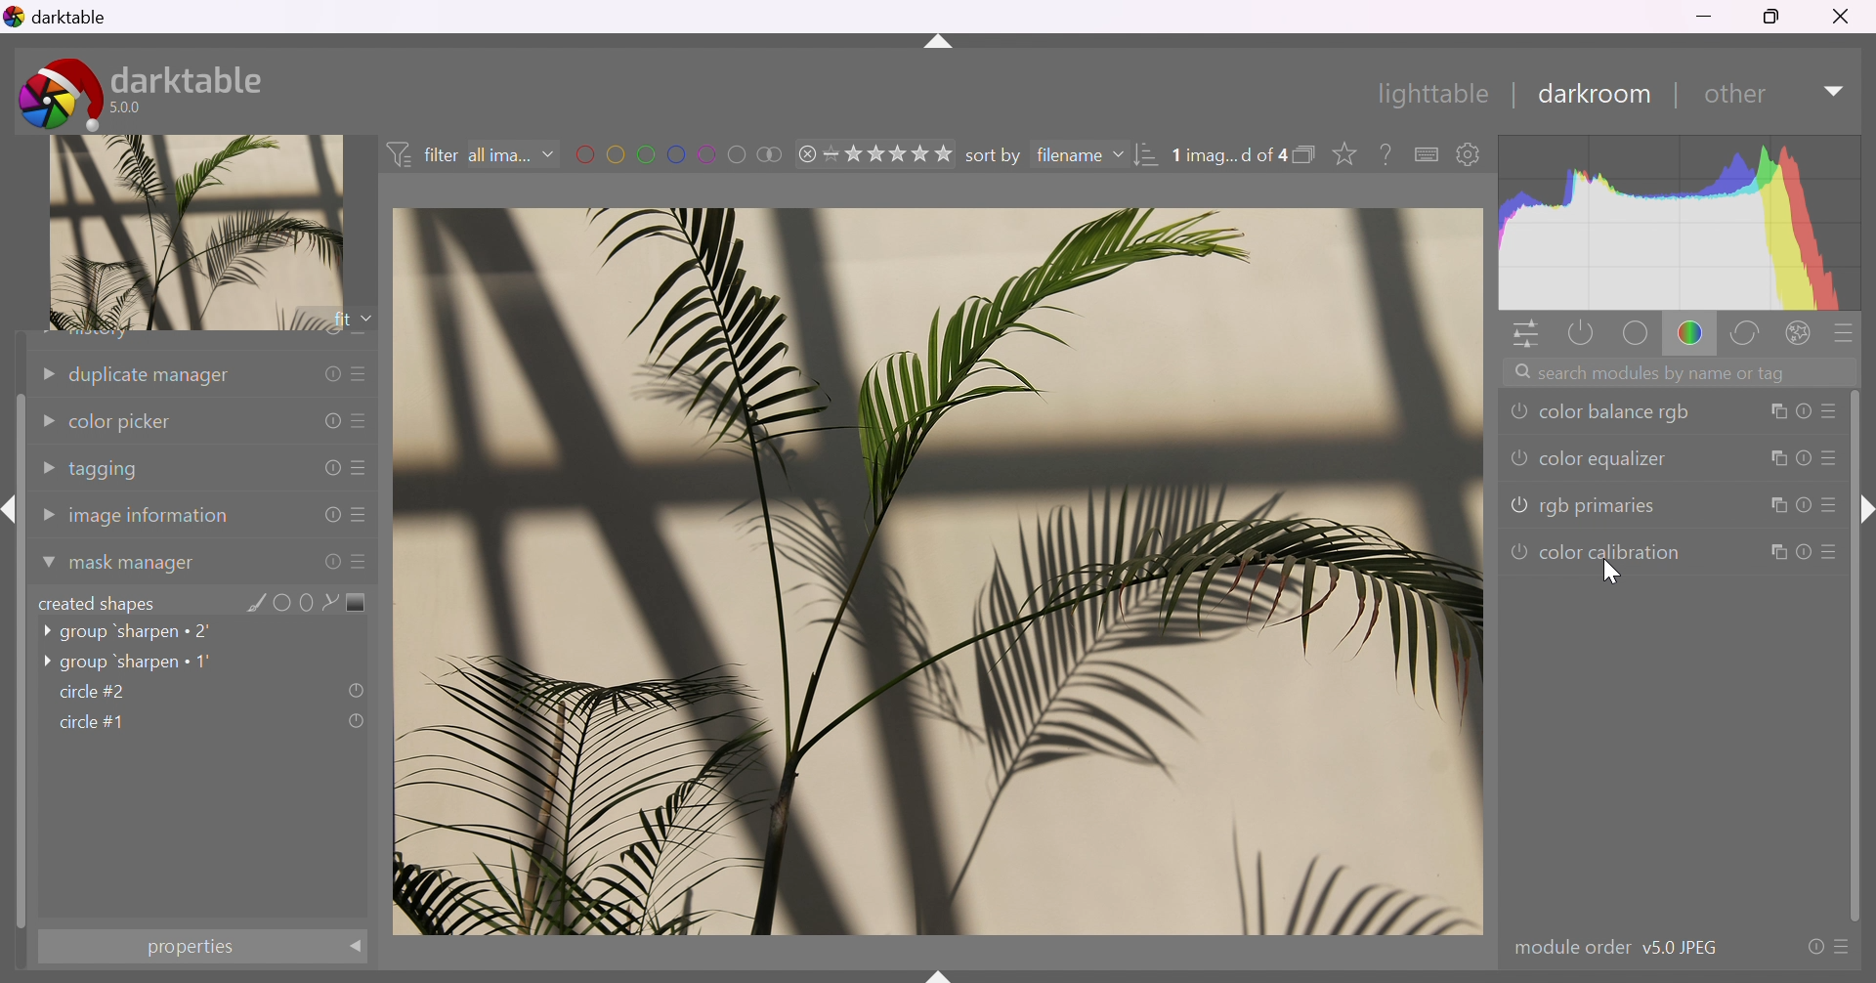 The image size is (1876, 983). I want to click on correct, so click(1746, 333).